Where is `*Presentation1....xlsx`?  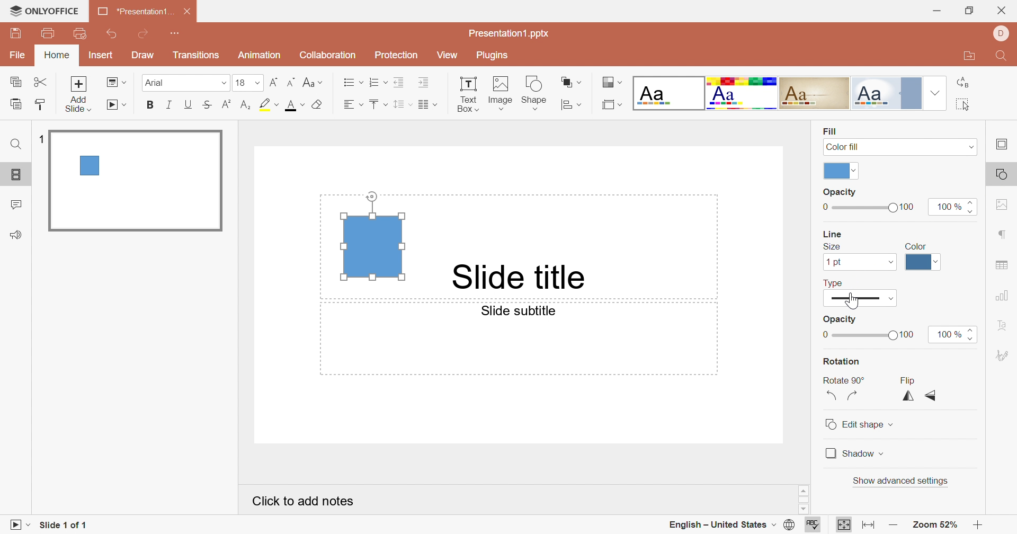 *Presentation1....xlsx is located at coordinates (134, 12).